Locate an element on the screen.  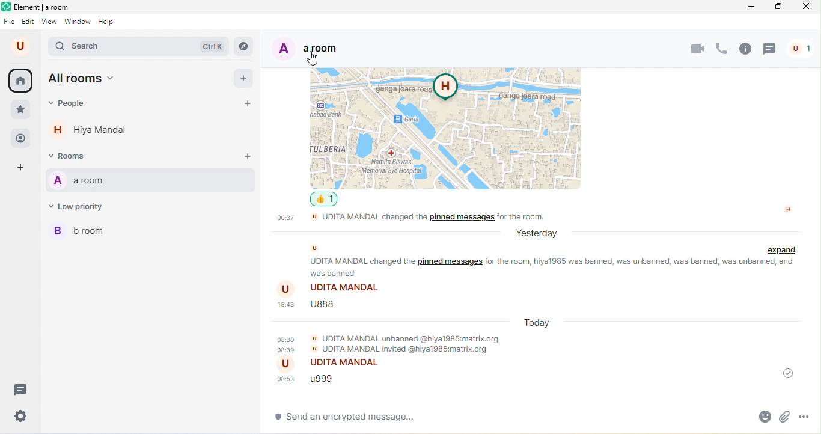
add is located at coordinates (244, 79).